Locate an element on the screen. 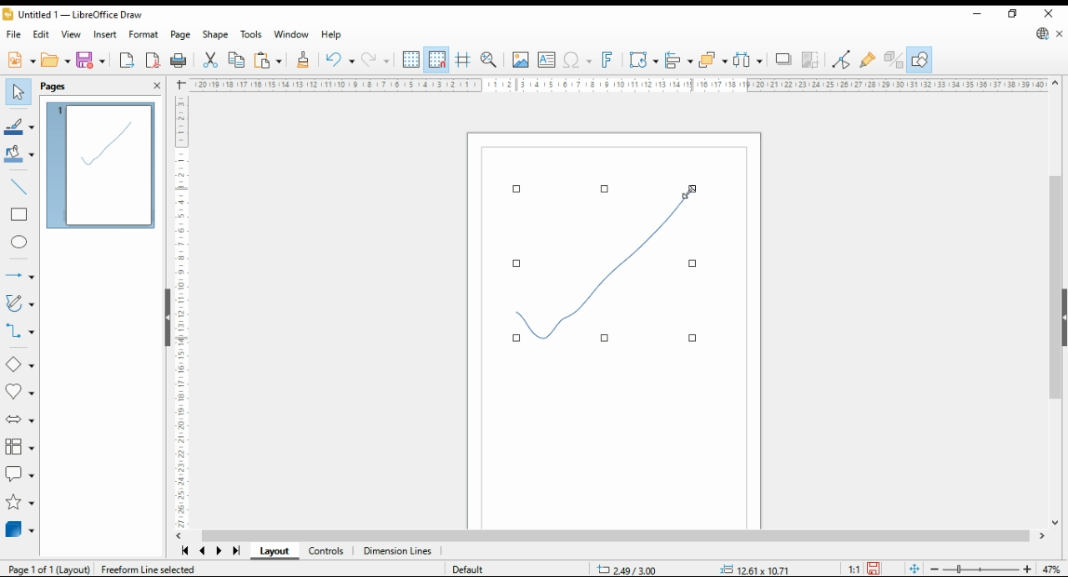 This screenshot has height=577, width=1068. ellipse is located at coordinates (18, 243).